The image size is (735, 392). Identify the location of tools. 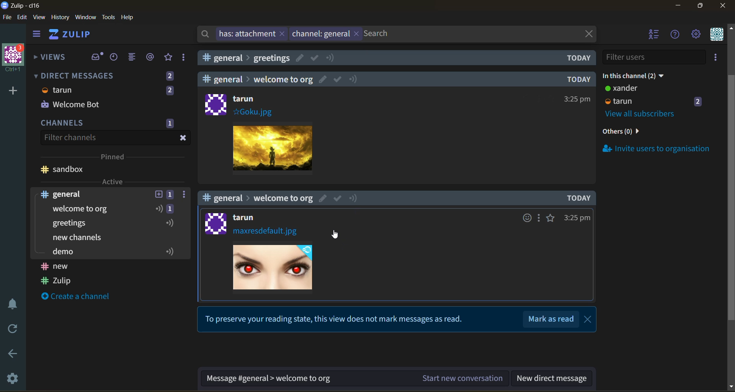
(108, 17).